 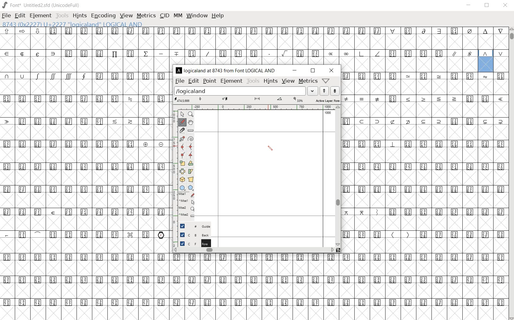 What do you see at coordinates (324, 91) in the screenshot?
I see `show the next word on the list` at bounding box center [324, 91].